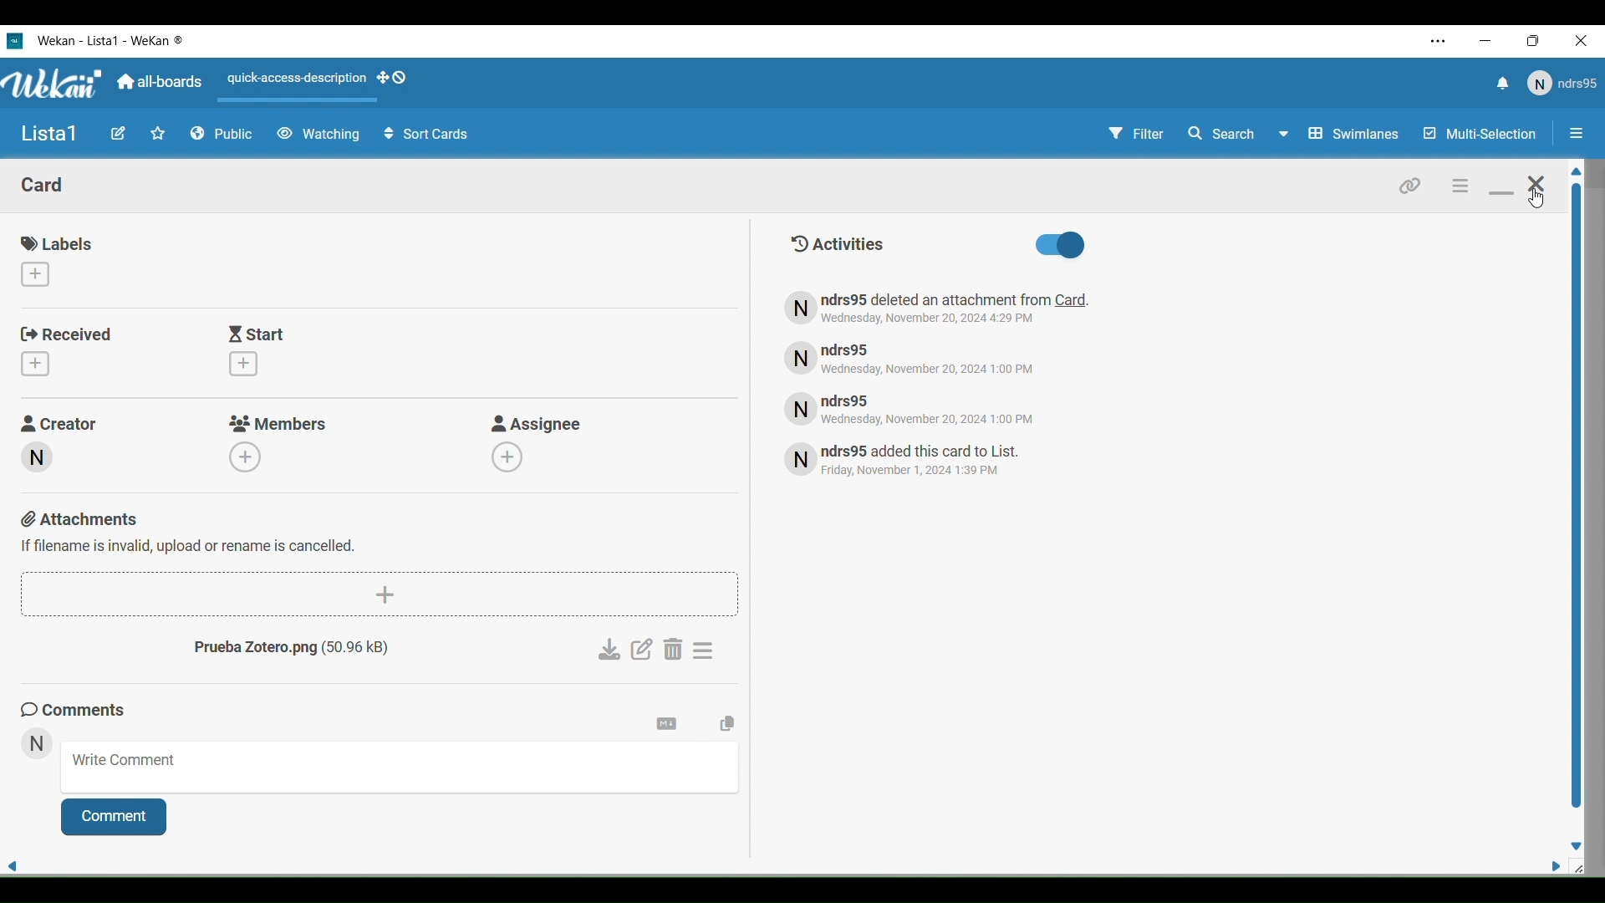  Describe the element at coordinates (323, 83) in the screenshot. I see `Actions` at that location.